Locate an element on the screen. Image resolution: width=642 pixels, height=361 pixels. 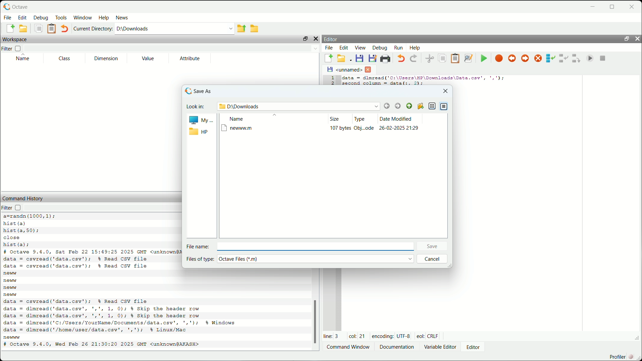
paste is located at coordinates (455, 58).